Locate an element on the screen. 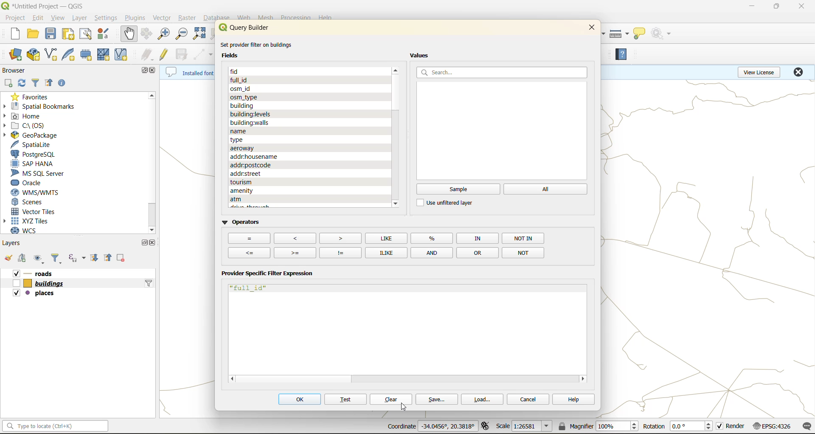 This screenshot has height=434, width=815. render is located at coordinates (731, 426).